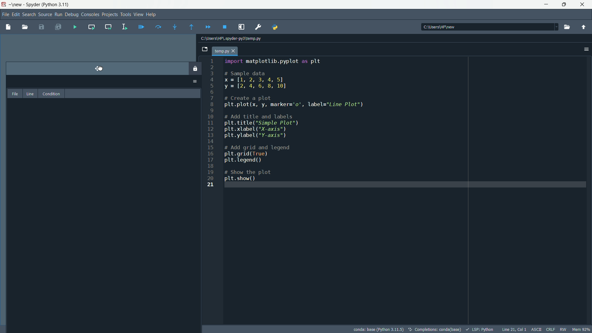 The height and width of the screenshot is (333, 592). Describe the element at coordinates (242, 27) in the screenshot. I see `maximize current pane` at that location.